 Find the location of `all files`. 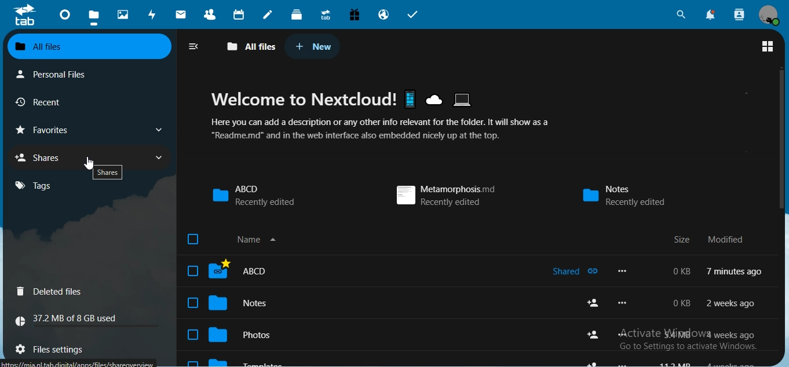

all files is located at coordinates (250, 47).